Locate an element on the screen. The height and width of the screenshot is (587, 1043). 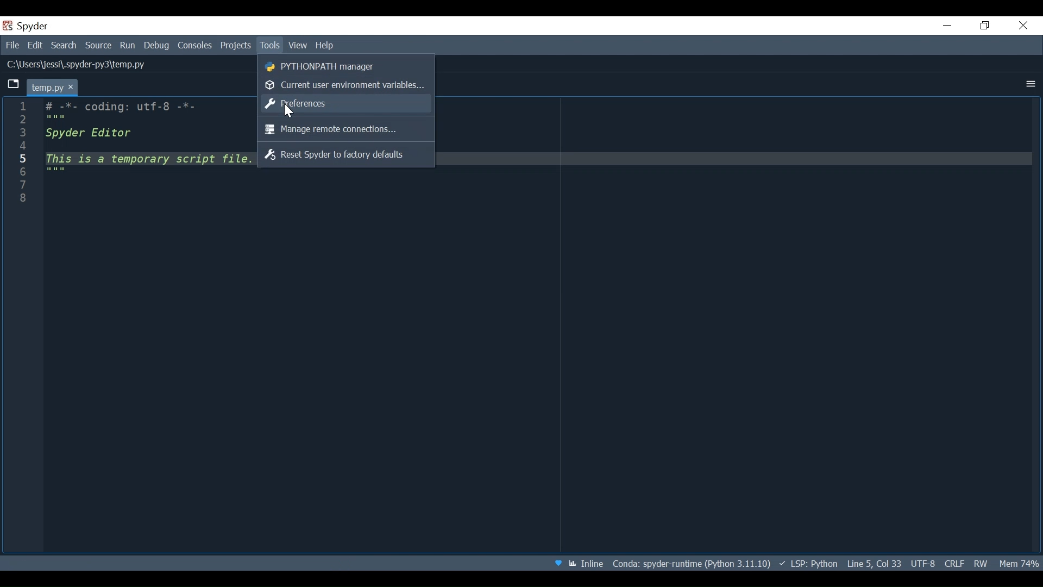
More Options is located at coordinates (1029, 84).